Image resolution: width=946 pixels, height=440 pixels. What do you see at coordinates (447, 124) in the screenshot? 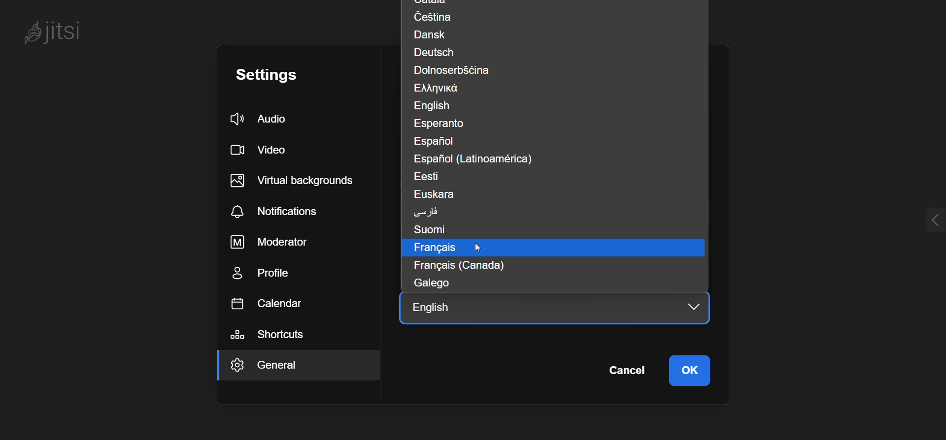
I see `Esperanto` at bounding box center [447, 124].